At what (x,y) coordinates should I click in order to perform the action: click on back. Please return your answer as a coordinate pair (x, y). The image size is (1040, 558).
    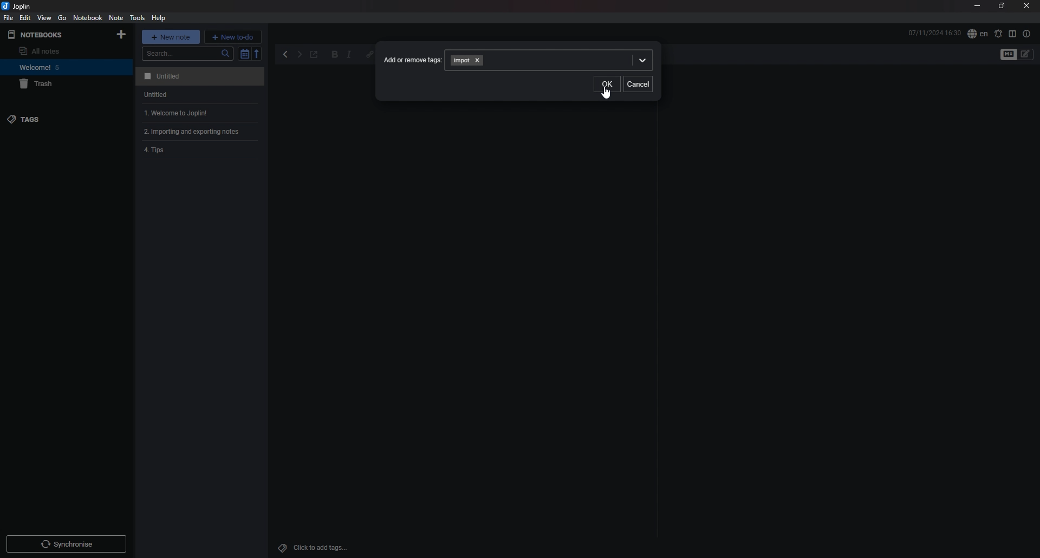
    Looking at the image, I should click on (287, 55).